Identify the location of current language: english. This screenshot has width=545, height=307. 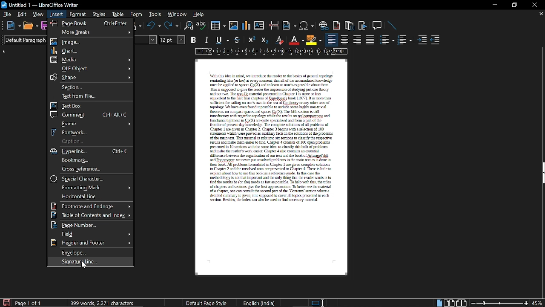
(258, 303).